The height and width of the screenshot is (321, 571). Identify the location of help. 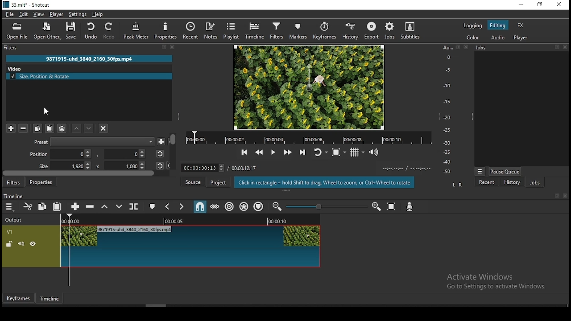
(98, 14).